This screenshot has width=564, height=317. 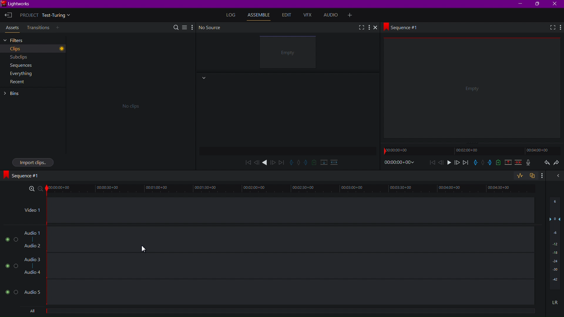 What do you see at coordinates (465, 163) in the screenshot?
I see `end` at bounding box center [465, 163].